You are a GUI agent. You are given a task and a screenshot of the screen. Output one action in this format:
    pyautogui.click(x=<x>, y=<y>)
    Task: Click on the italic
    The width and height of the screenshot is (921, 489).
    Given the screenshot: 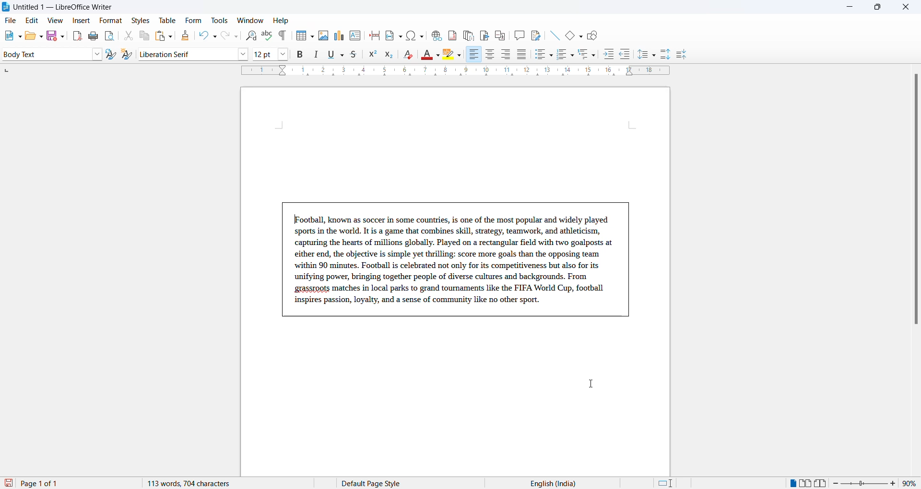 What is the action you would take?
    pyautogui.click(x=318, y=55)
    